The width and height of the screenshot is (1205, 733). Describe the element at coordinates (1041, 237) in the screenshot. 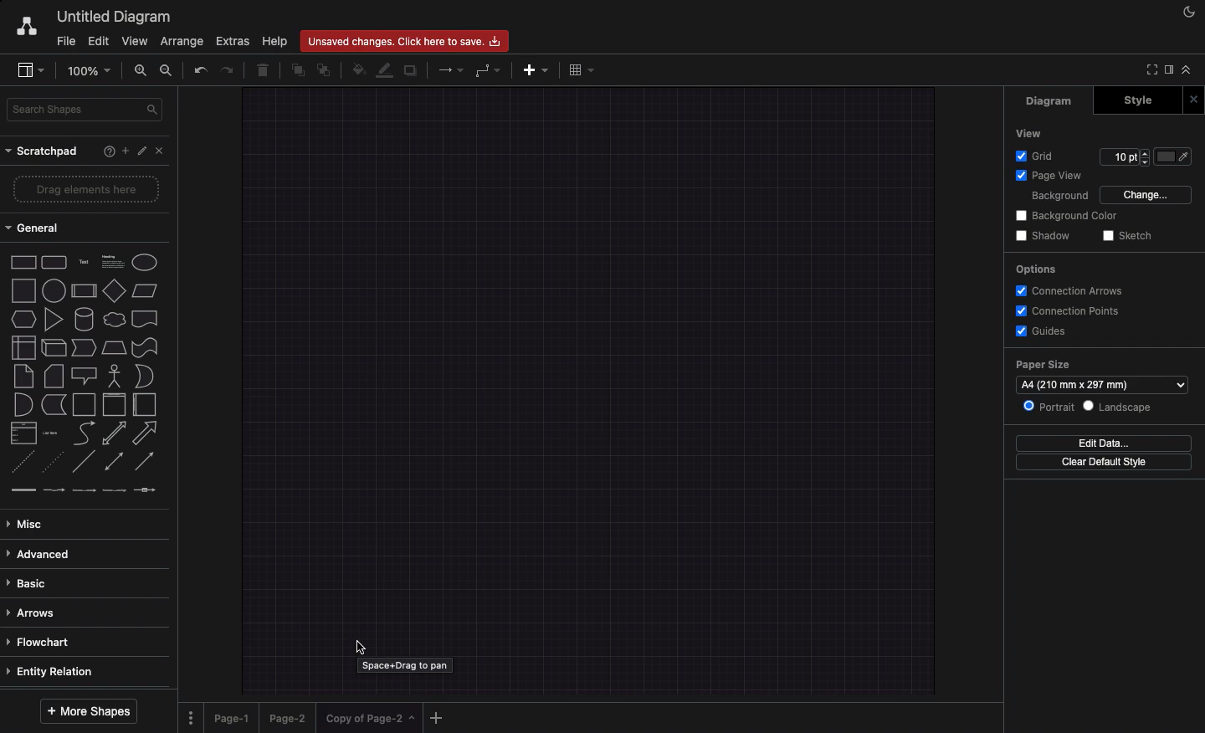

I see `Shadow` at that location.